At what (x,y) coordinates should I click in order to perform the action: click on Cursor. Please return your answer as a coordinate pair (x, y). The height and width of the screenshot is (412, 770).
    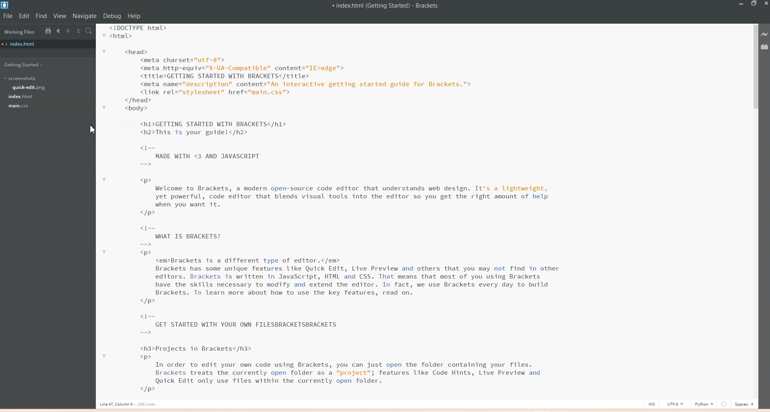
    Looking at the image, I should click on (93, 130).